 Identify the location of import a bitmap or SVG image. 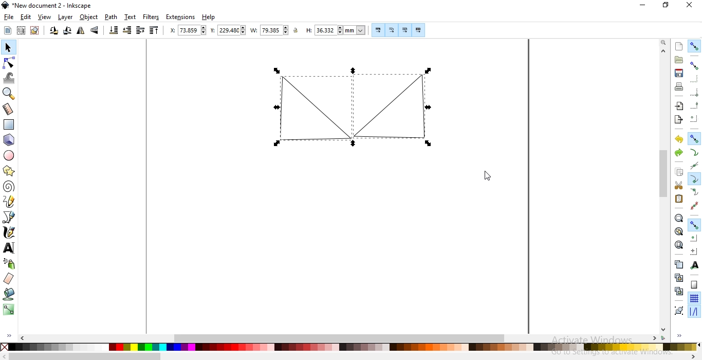
(680, 107).